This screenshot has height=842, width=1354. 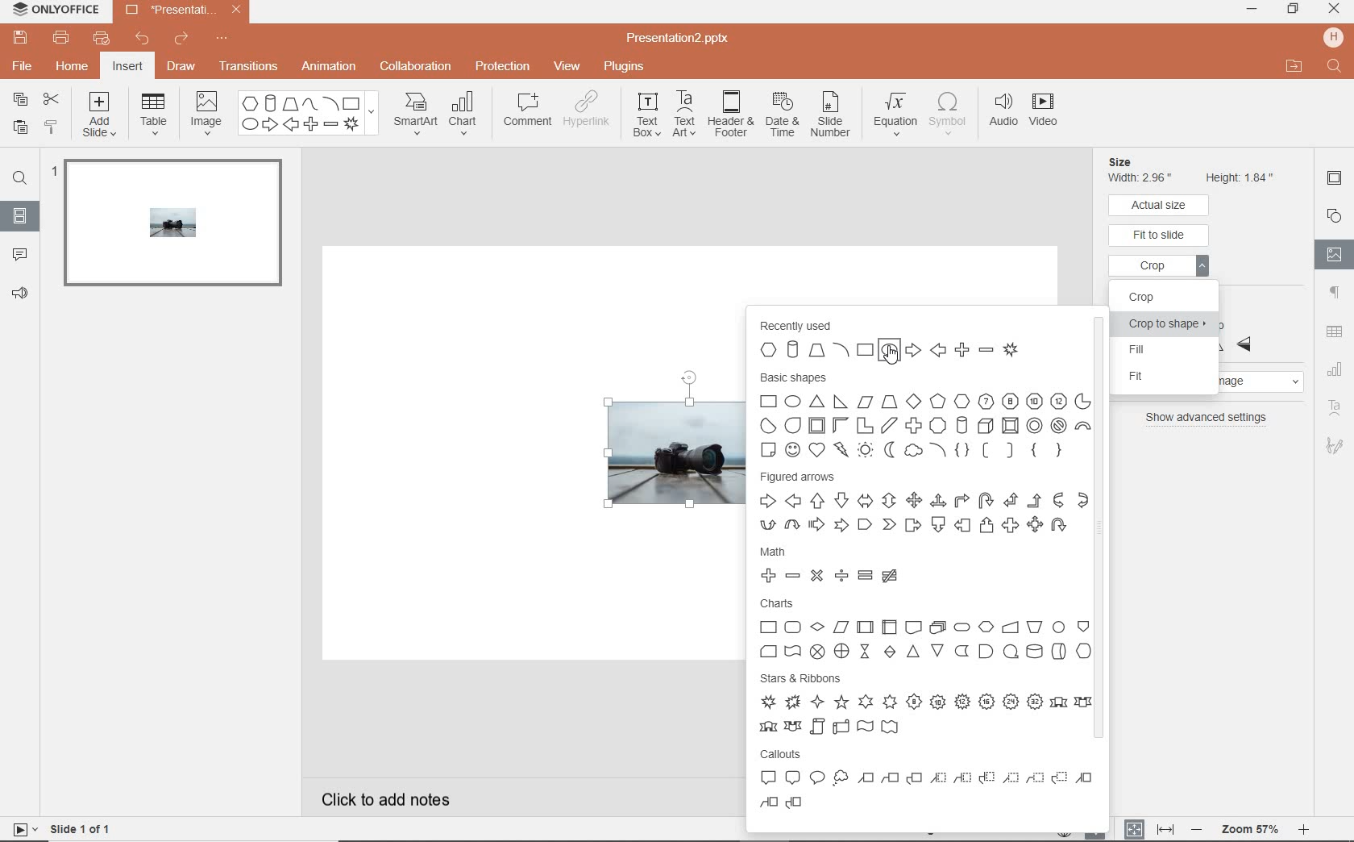 What do you see at coordinates (1168, 351) in the screenshot?
I see `fill` at bounding box center [1168, 351].